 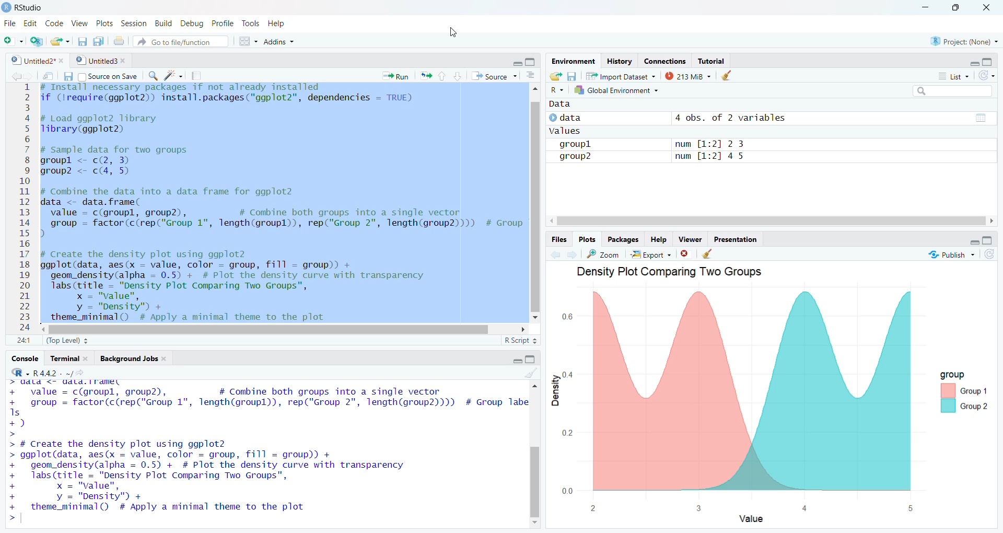 What do you see at coordinates (581, 118) in the screenshot?
I see `data` at bounding box center [581, 118].